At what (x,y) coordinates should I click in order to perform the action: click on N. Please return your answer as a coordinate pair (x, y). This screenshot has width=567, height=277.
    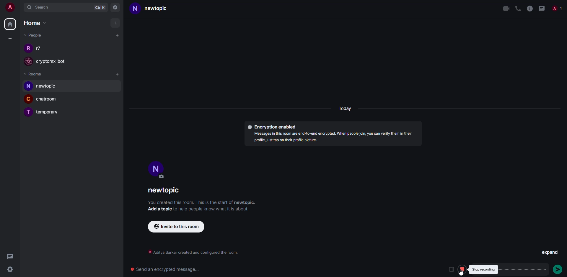
    Looking at the image, I should click on (135, 9).